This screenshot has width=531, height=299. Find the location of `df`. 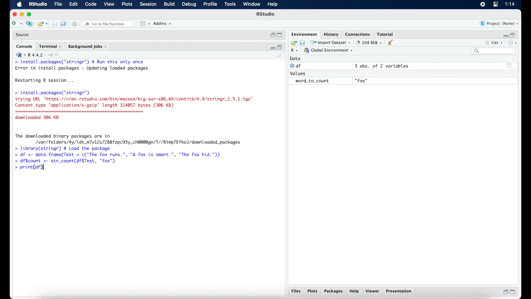

df is located at coordinates (296, 66).